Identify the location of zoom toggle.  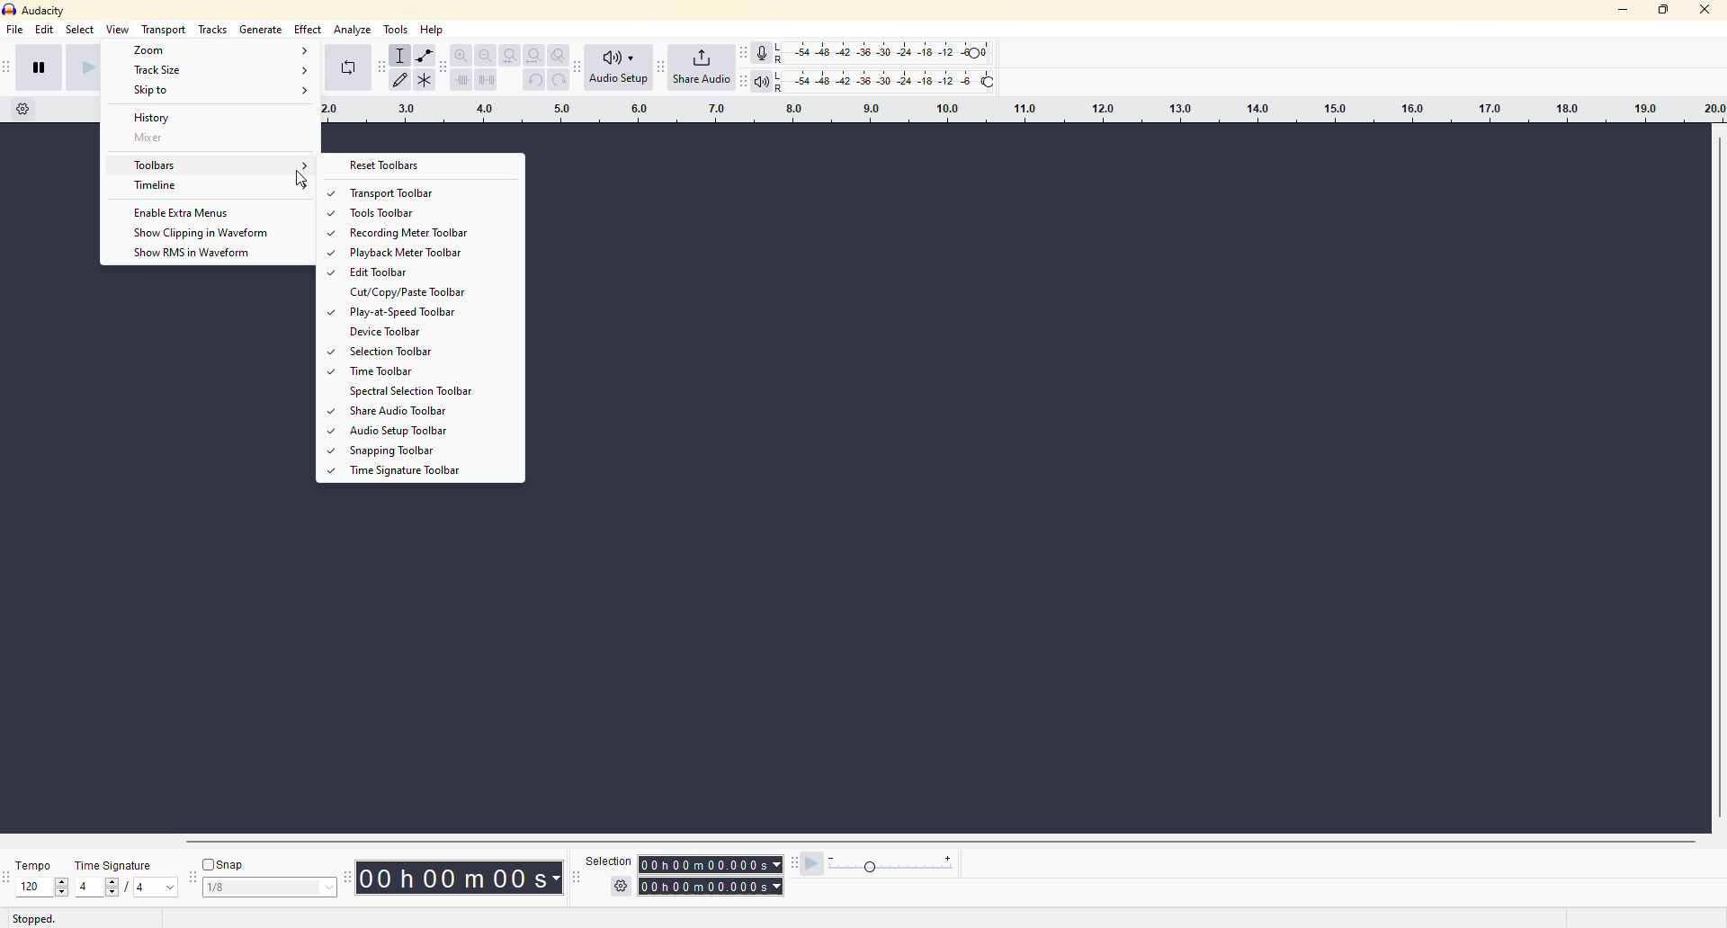
(558, 55).